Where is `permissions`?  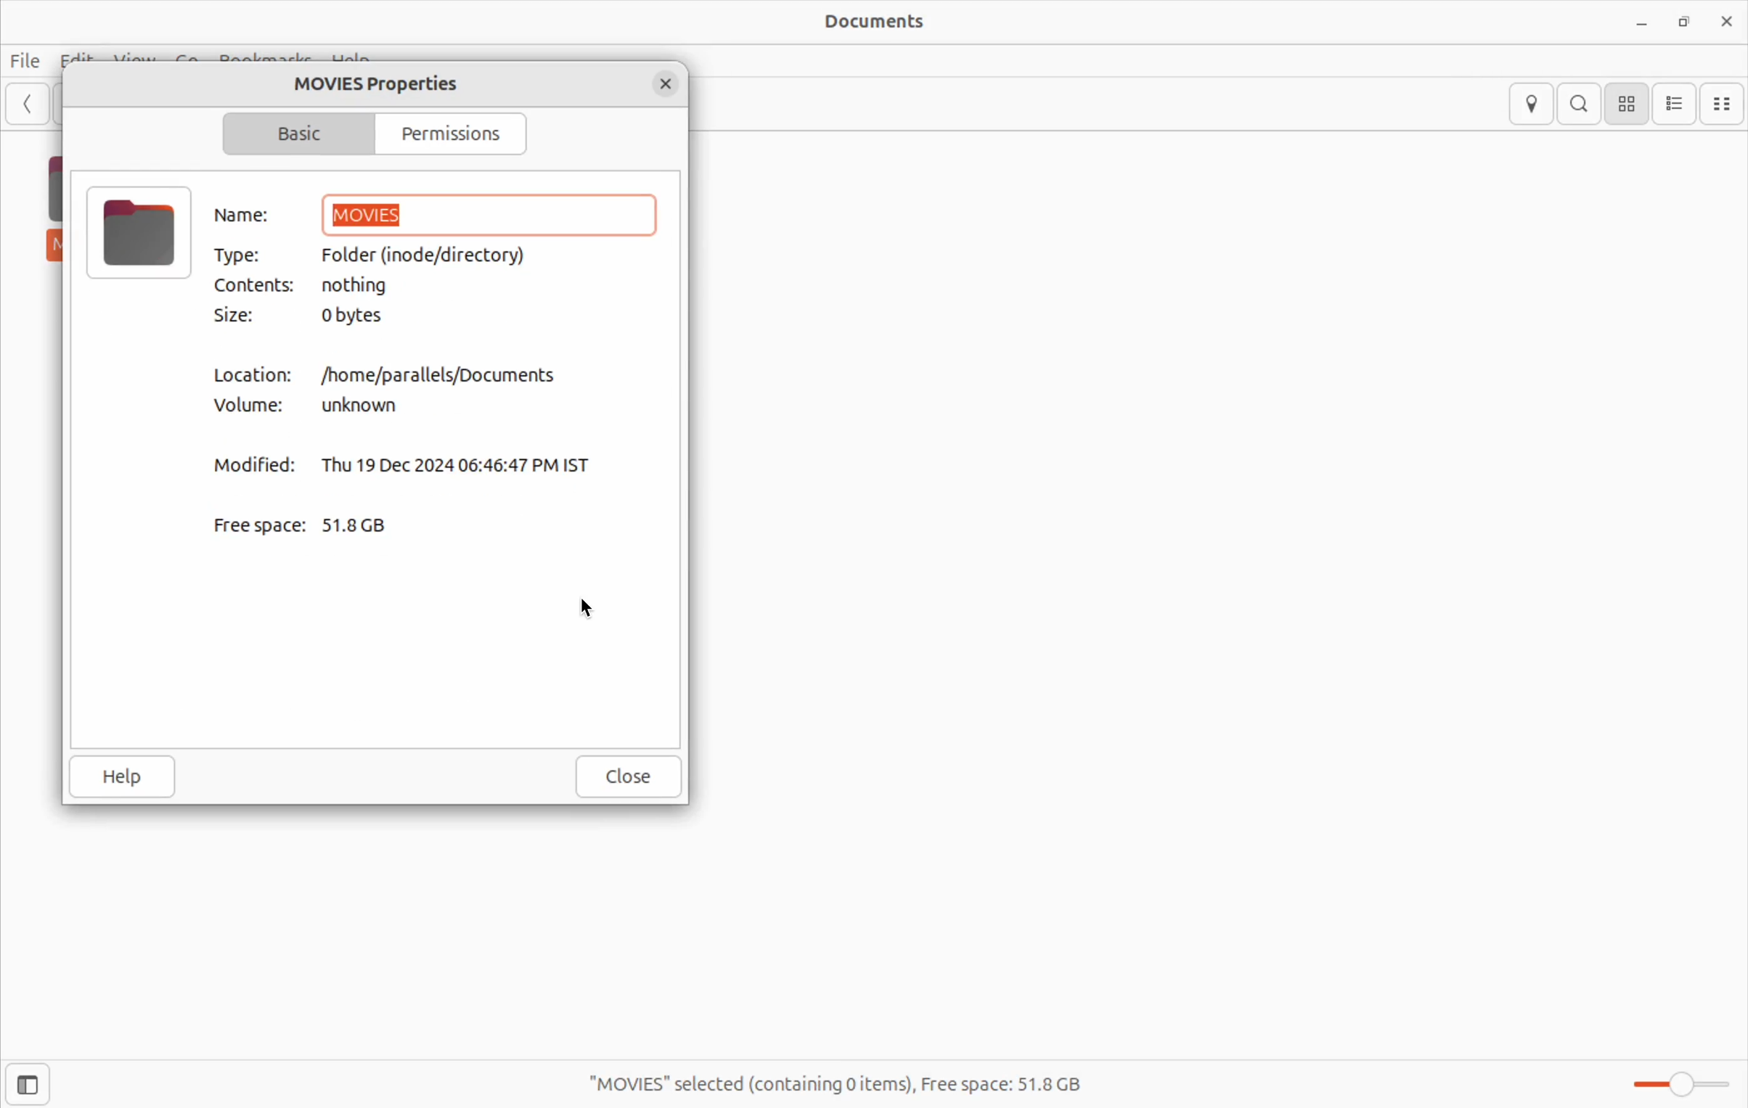
permissions is located at coordinates (460, 131).